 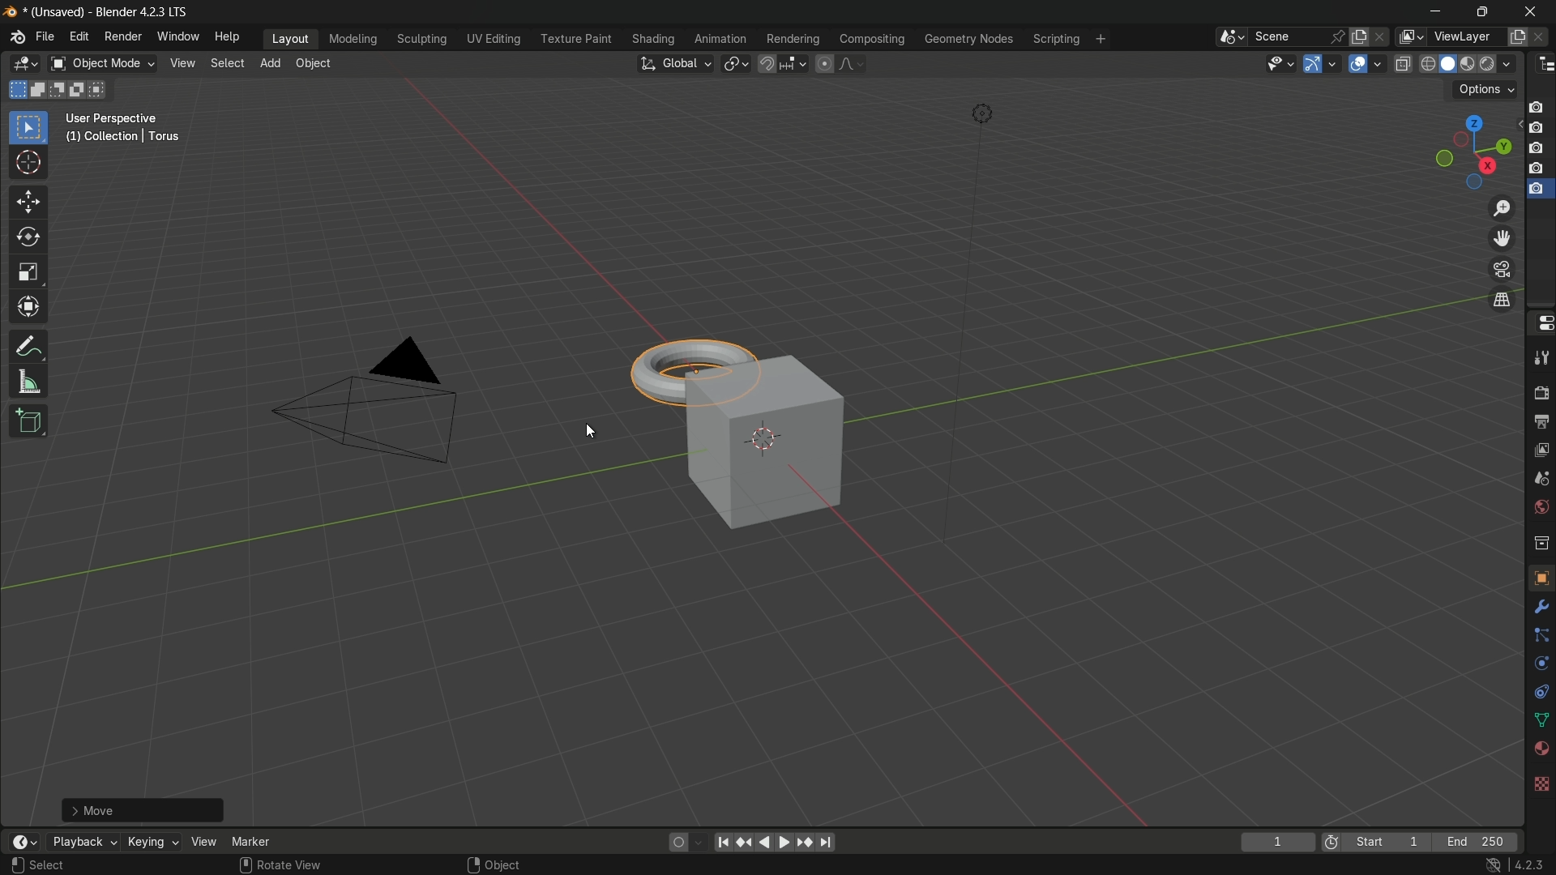 I want to click on show overlay, so click(x=1357, y=64).